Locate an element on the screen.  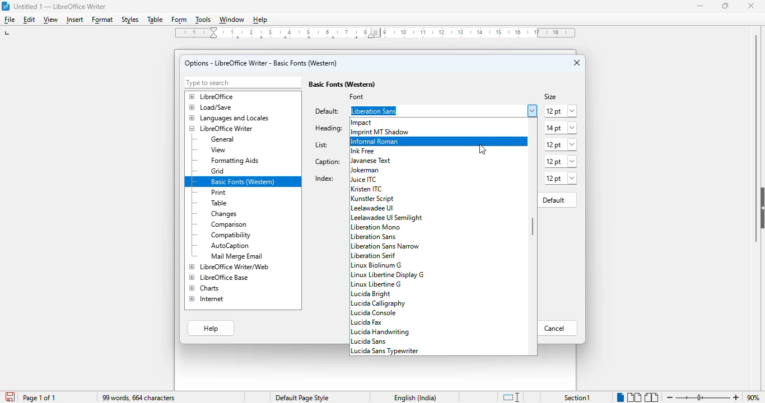
LibreOffice Writer is located at coordinates (221, 129).